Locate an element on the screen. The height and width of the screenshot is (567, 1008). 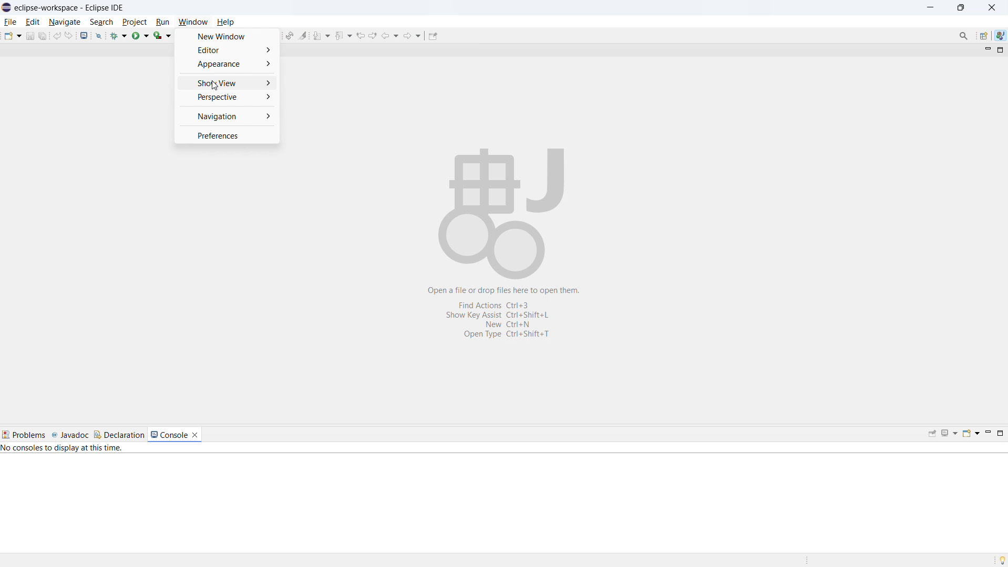
editor is located at coordinates (227, 49).